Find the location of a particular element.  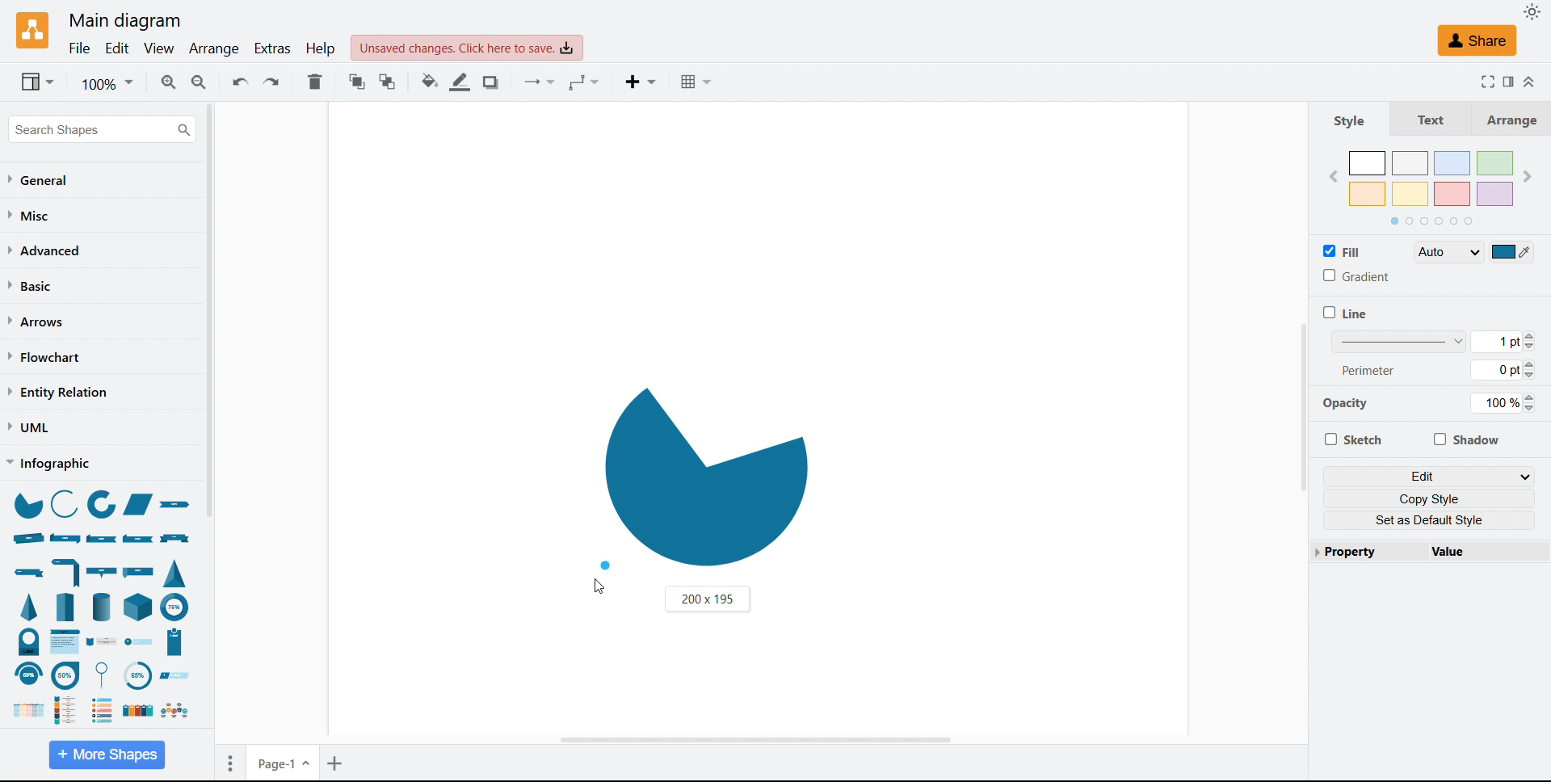

Shape dimensions is located at coordinates (707, 599).